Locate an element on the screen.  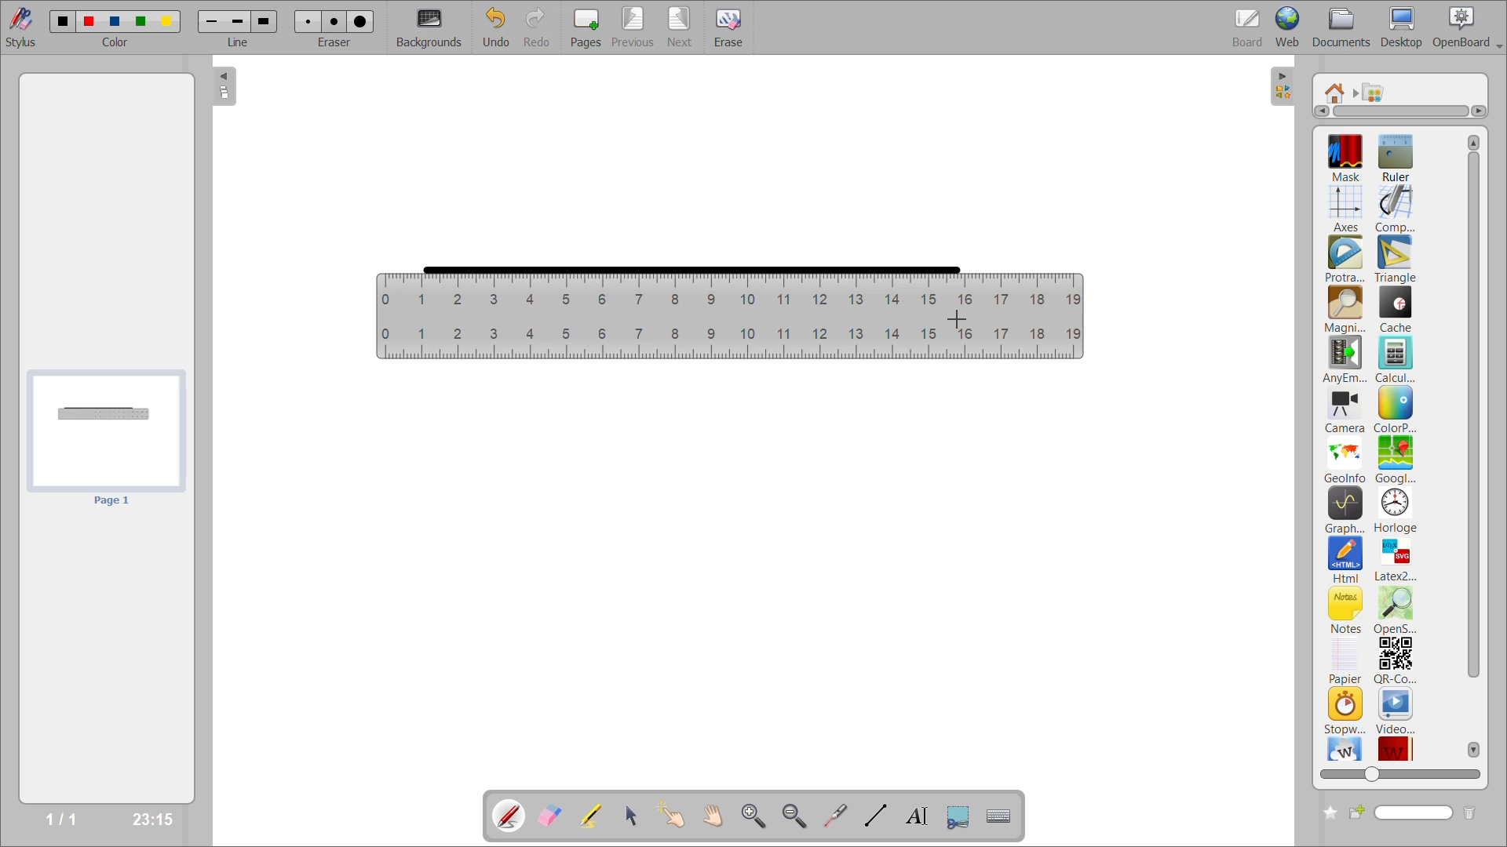
interact with items is located at coordinates (676, 816).